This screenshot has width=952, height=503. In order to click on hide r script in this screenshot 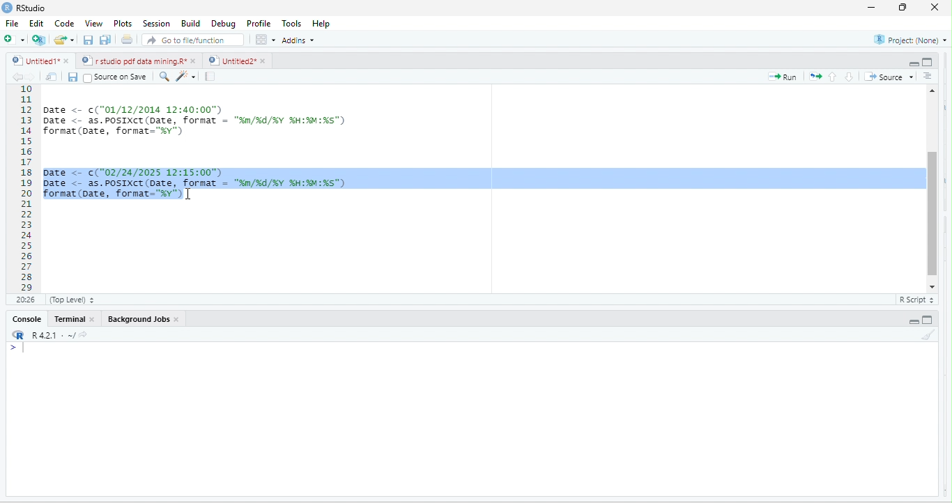, I will do `click(912, 60)`.